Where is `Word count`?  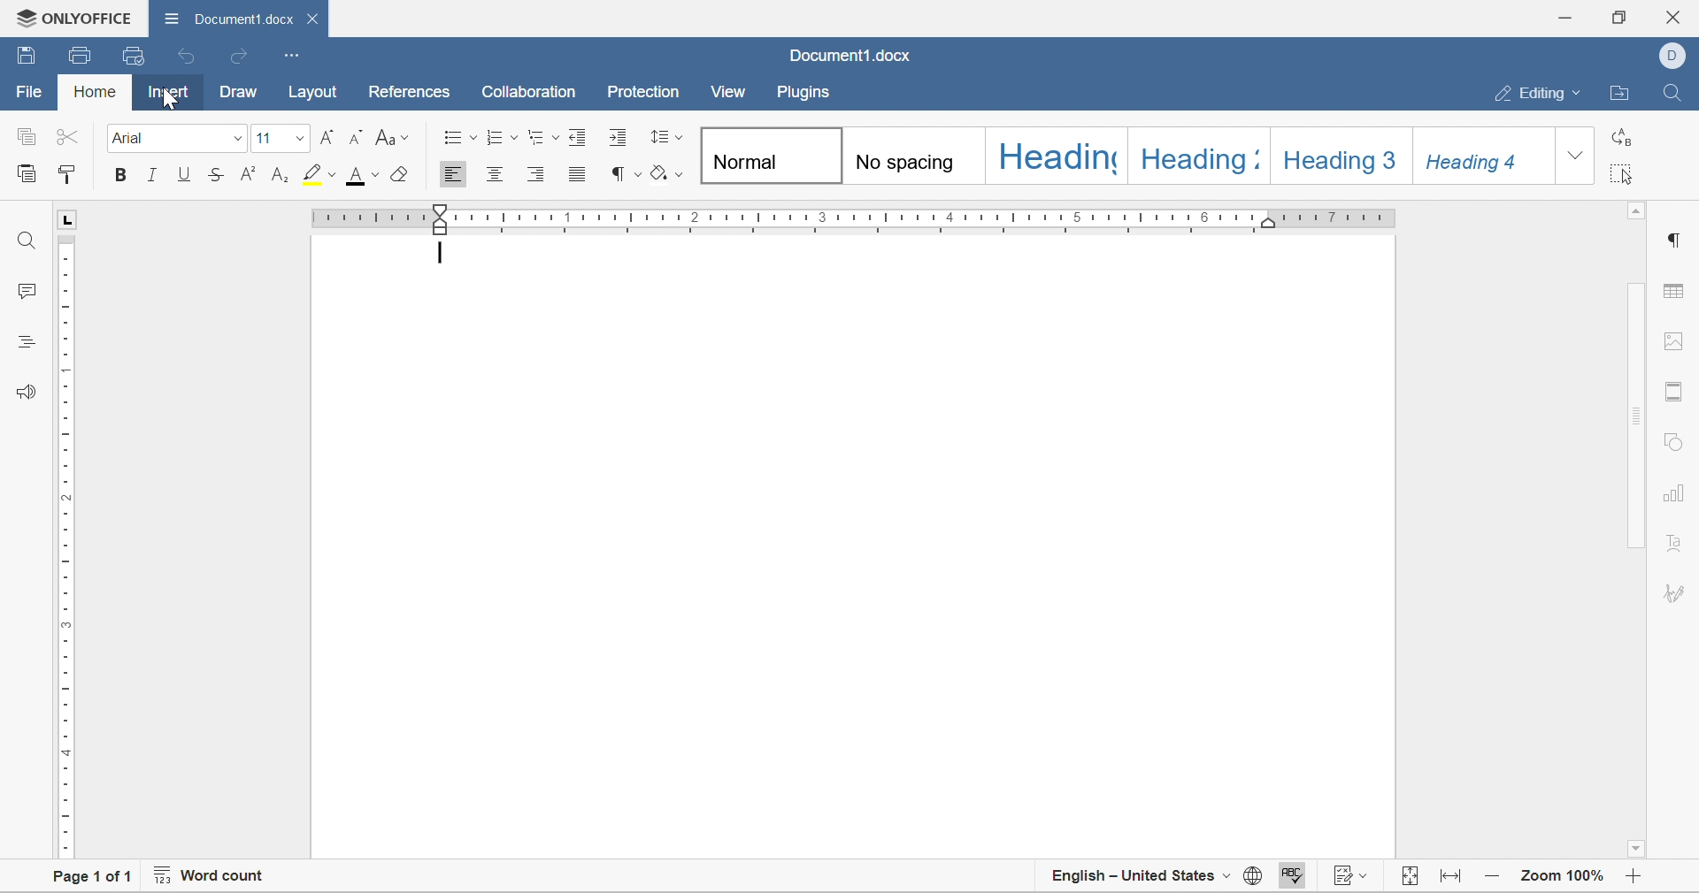 Word count is located at coordinates (211, 878).